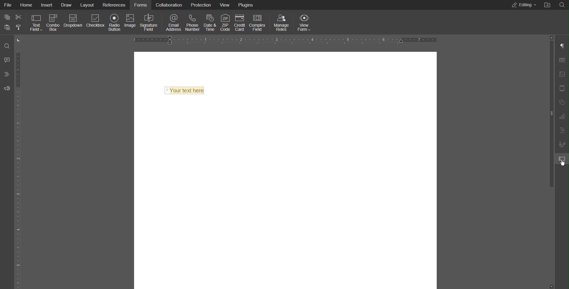 The image size is (569, 289). Describe the element at coordinates (8, 5) in the screenshot. I see `File` at that location.